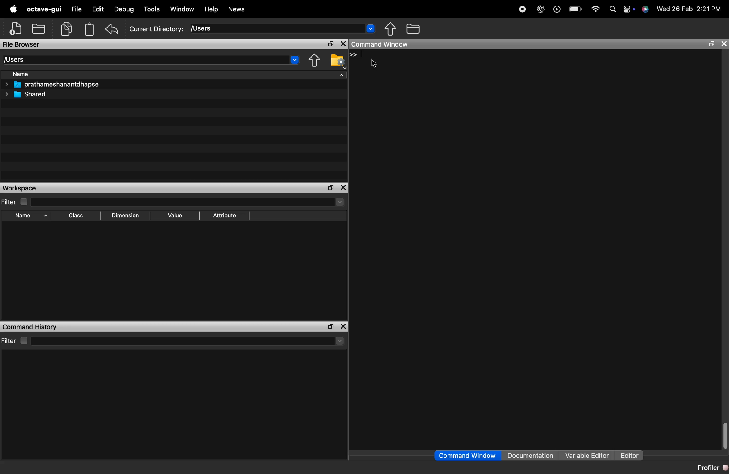 This screenshot has width=729, height=474. What do you see at coordinates (342, 44) in the screenshot?
I see `close` at bounding box center [342, 44].